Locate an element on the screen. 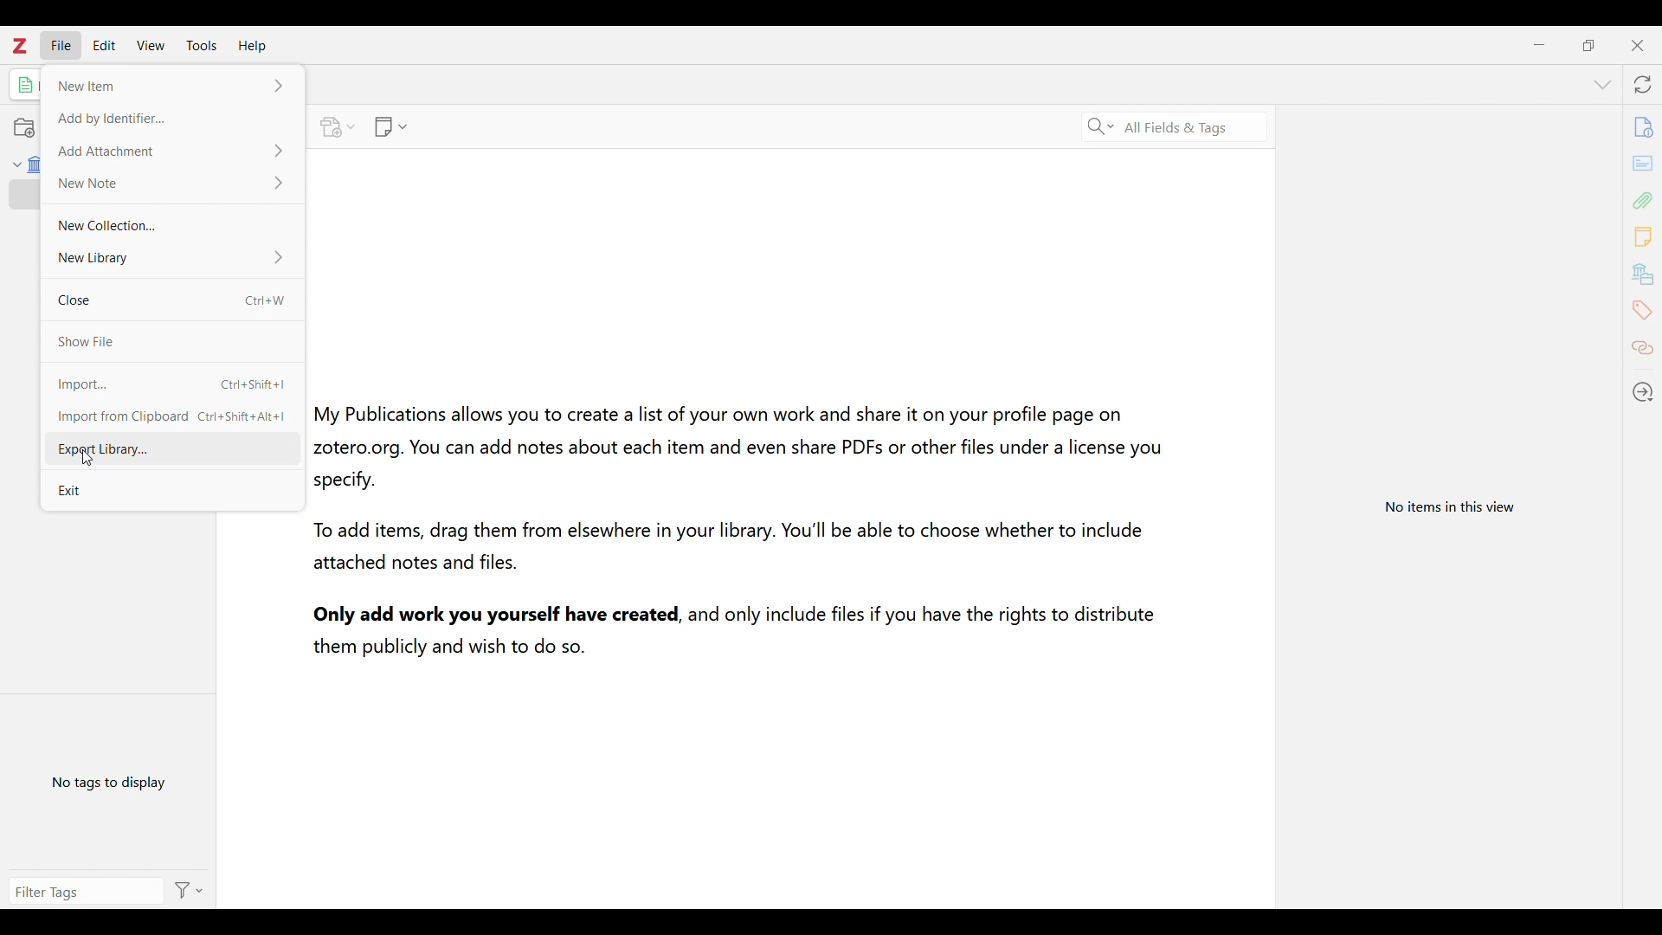 This screenshot has width=1662, height=935. Options to add attachment  is located at coordinates (338, 127).